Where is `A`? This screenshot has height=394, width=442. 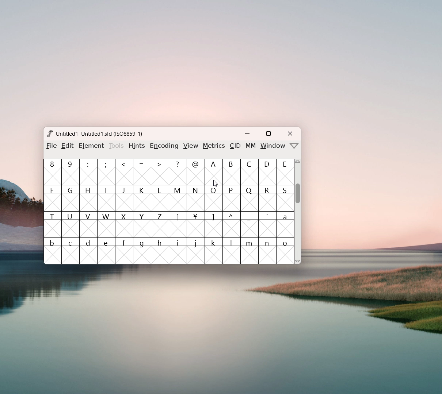 A is located at coordinates (214, 172).